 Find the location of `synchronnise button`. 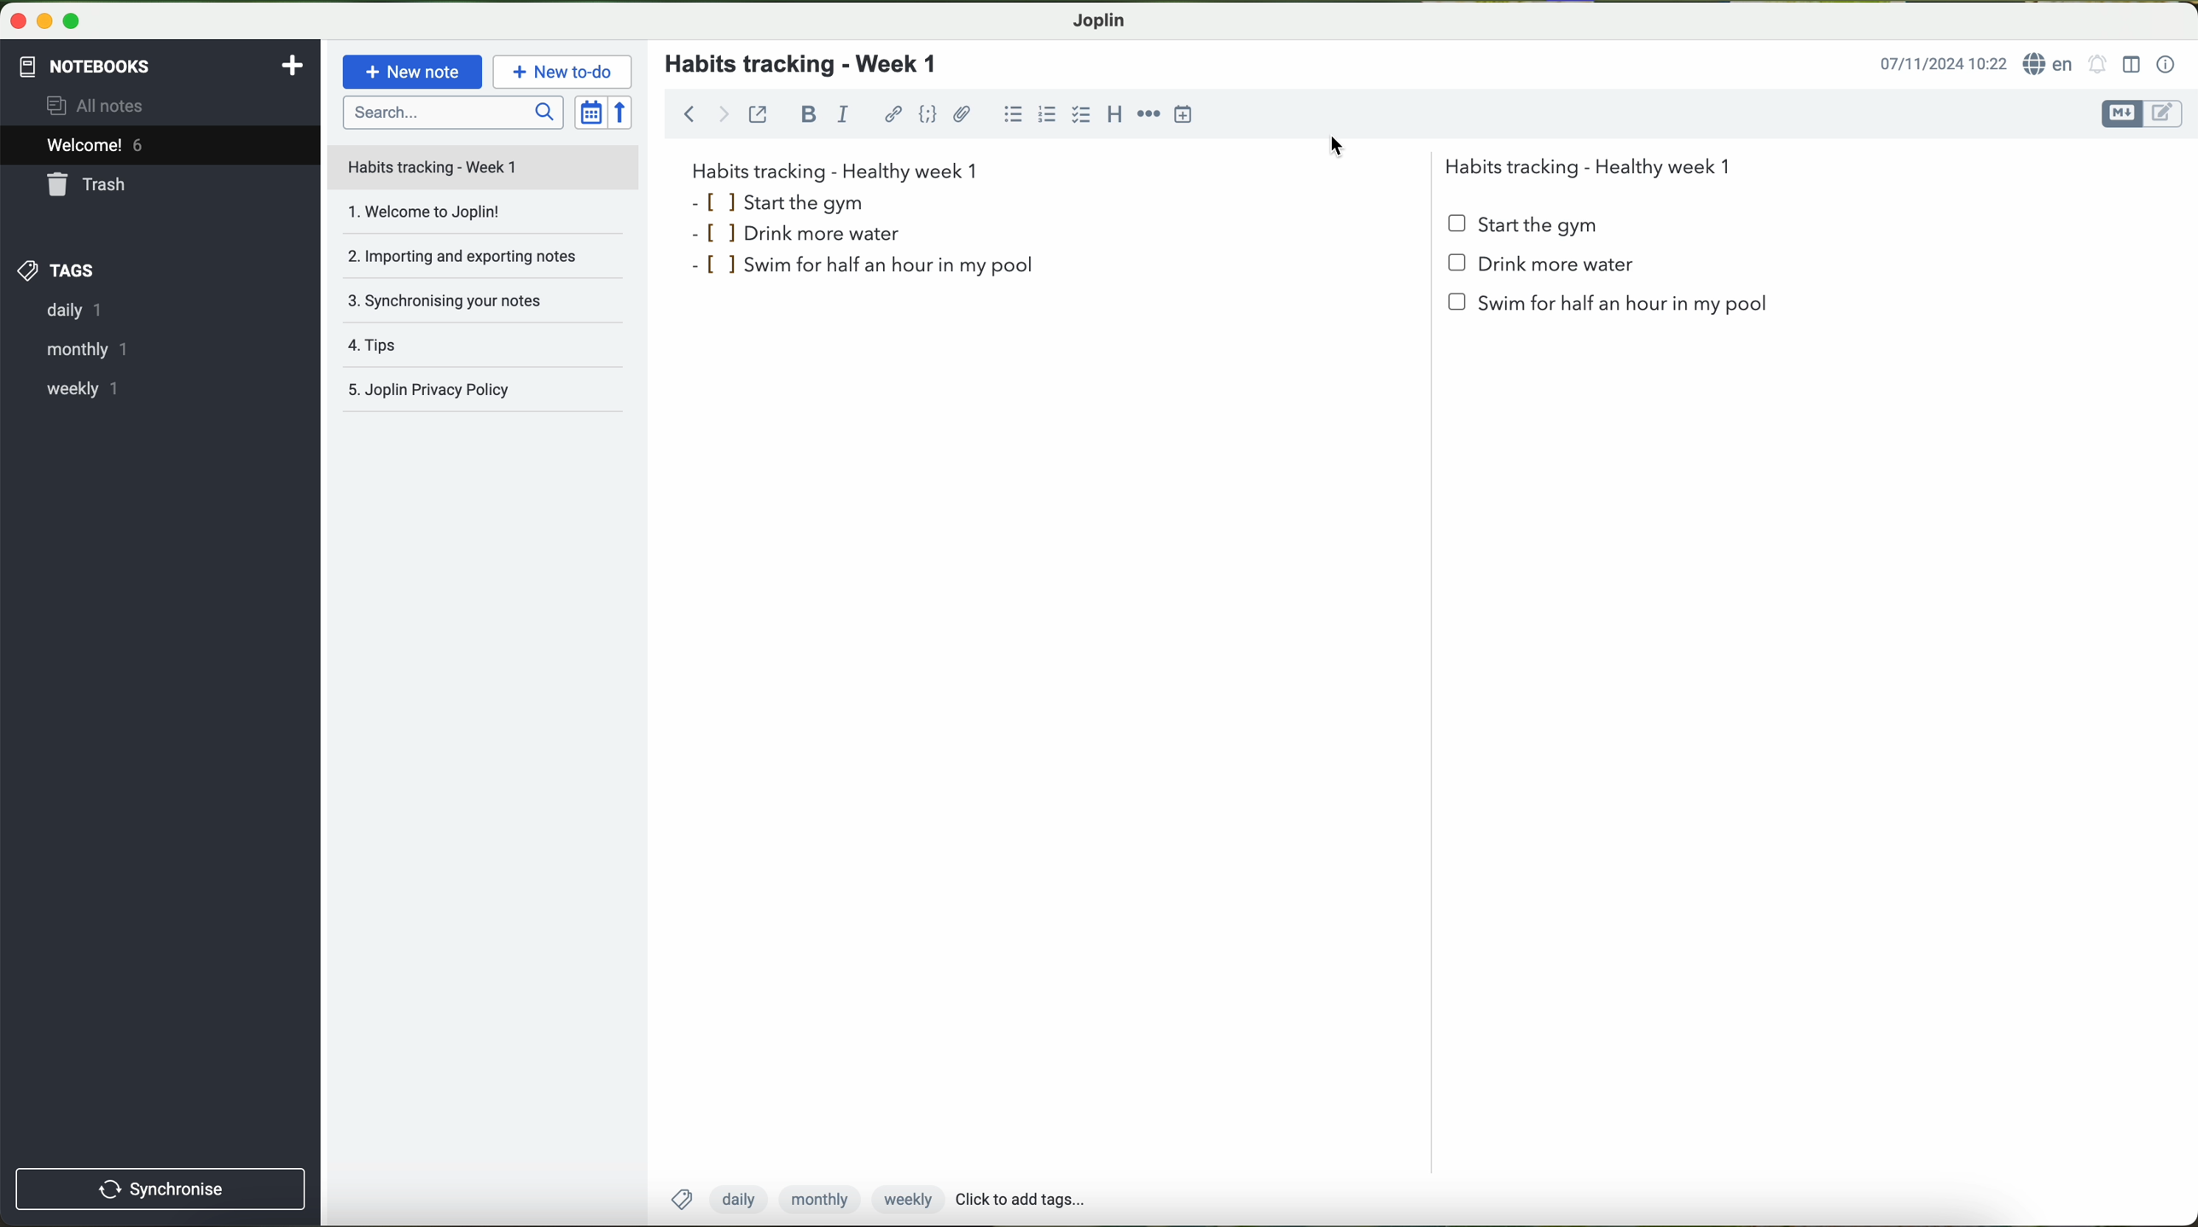

synchronnise button is located at coordinates (158, 1190).